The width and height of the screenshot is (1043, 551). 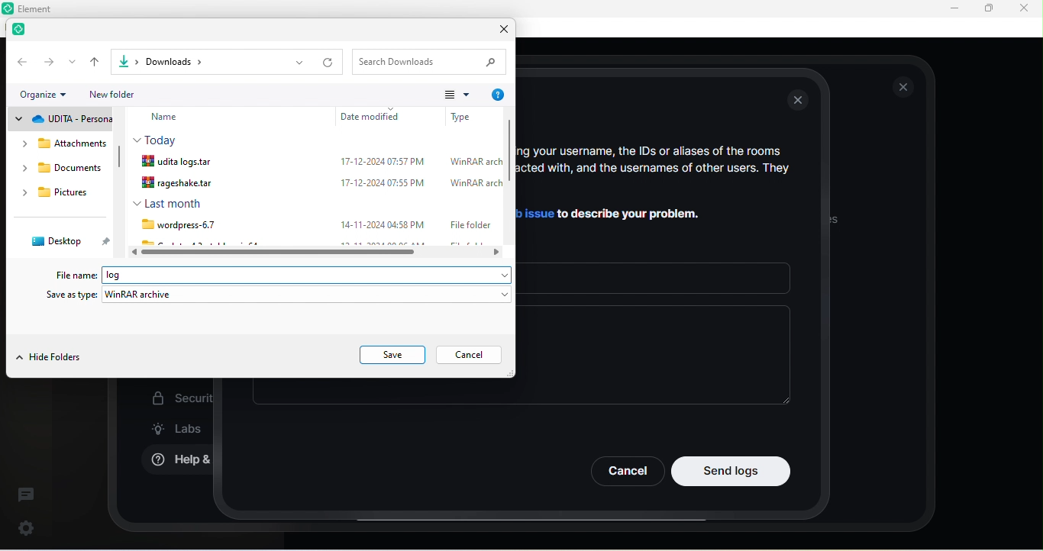 What do you see at coordinates (330, 63) in the screenshot?
I see `refresh` at bounding box center [330, 63].